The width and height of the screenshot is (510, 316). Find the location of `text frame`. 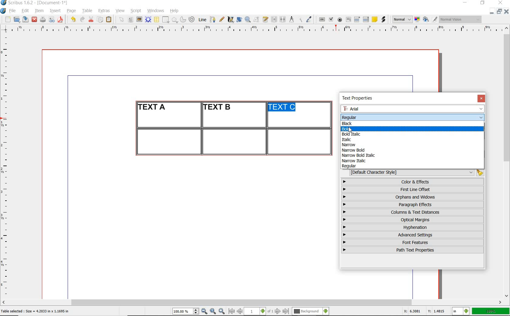

text frame is located at coordinates (130, 20).